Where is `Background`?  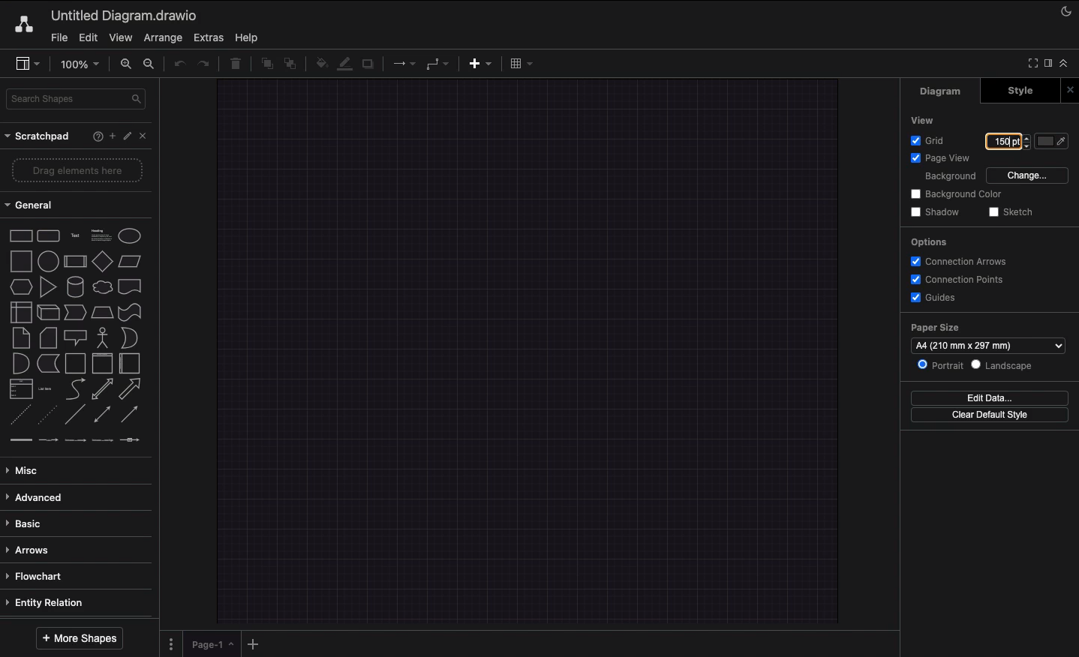
Background is located at coordinates (948, 177).